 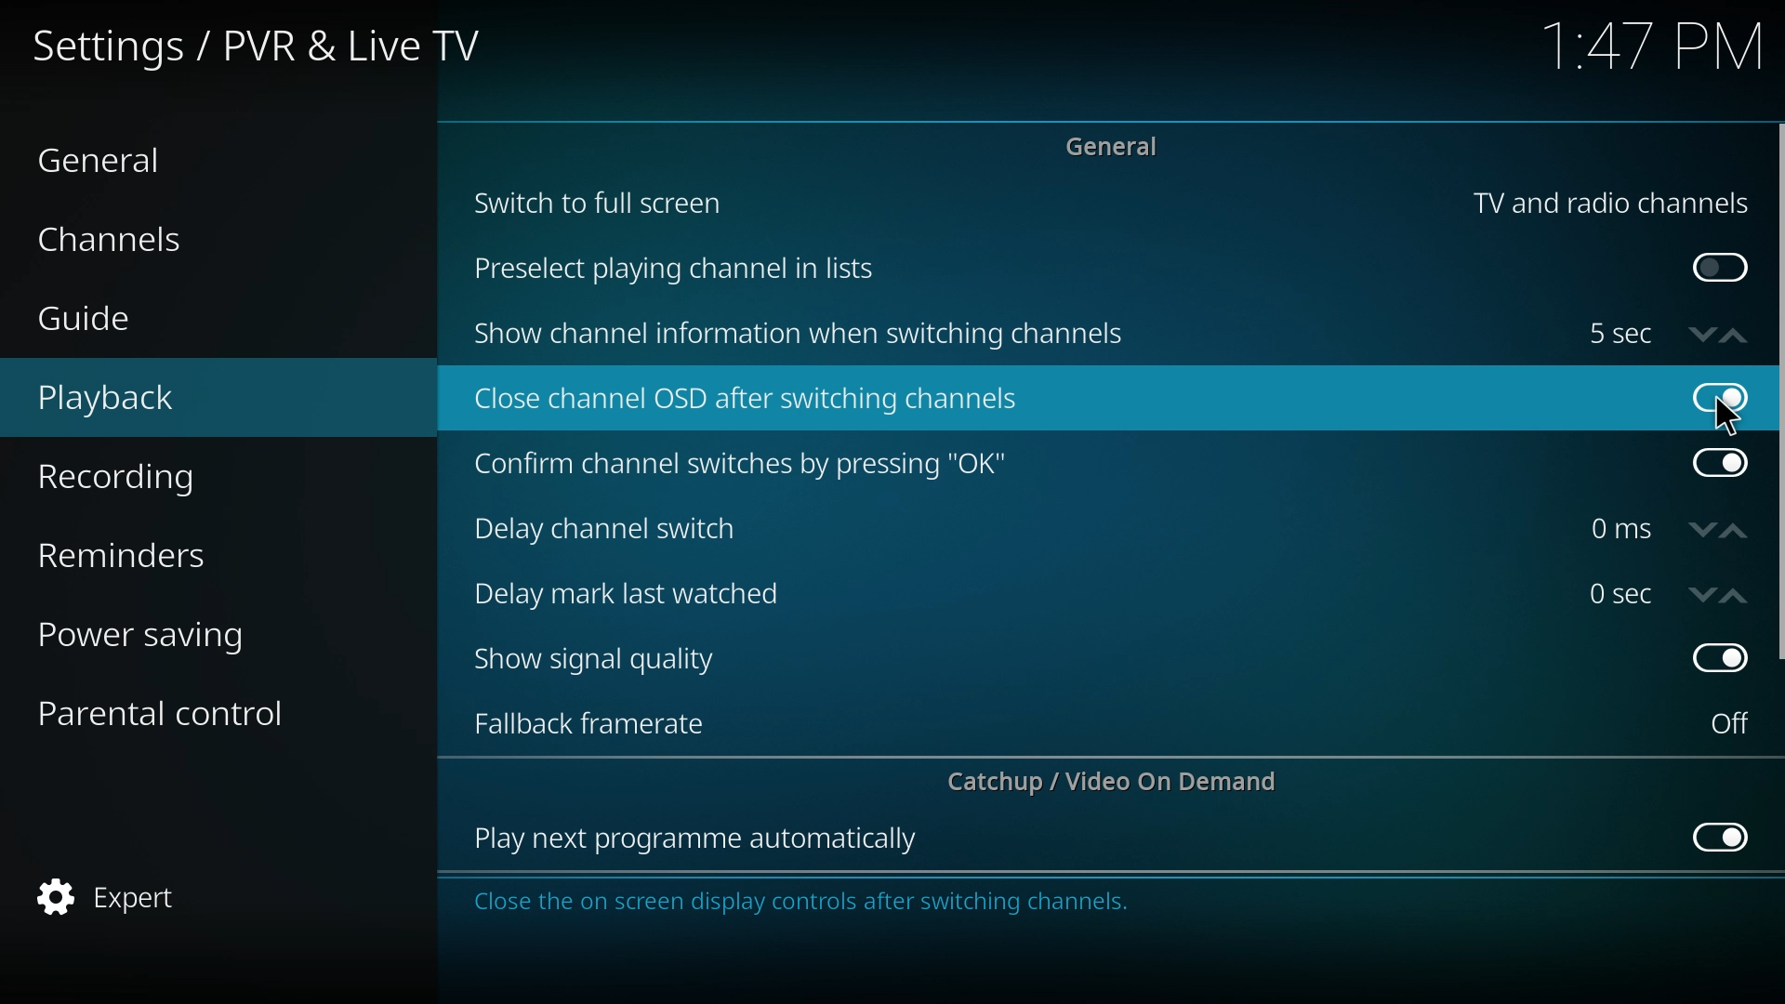 What do you see at coordinates (1727, 416) in the screenshot?
I see `cursor` at bounding box center [1727, 416].